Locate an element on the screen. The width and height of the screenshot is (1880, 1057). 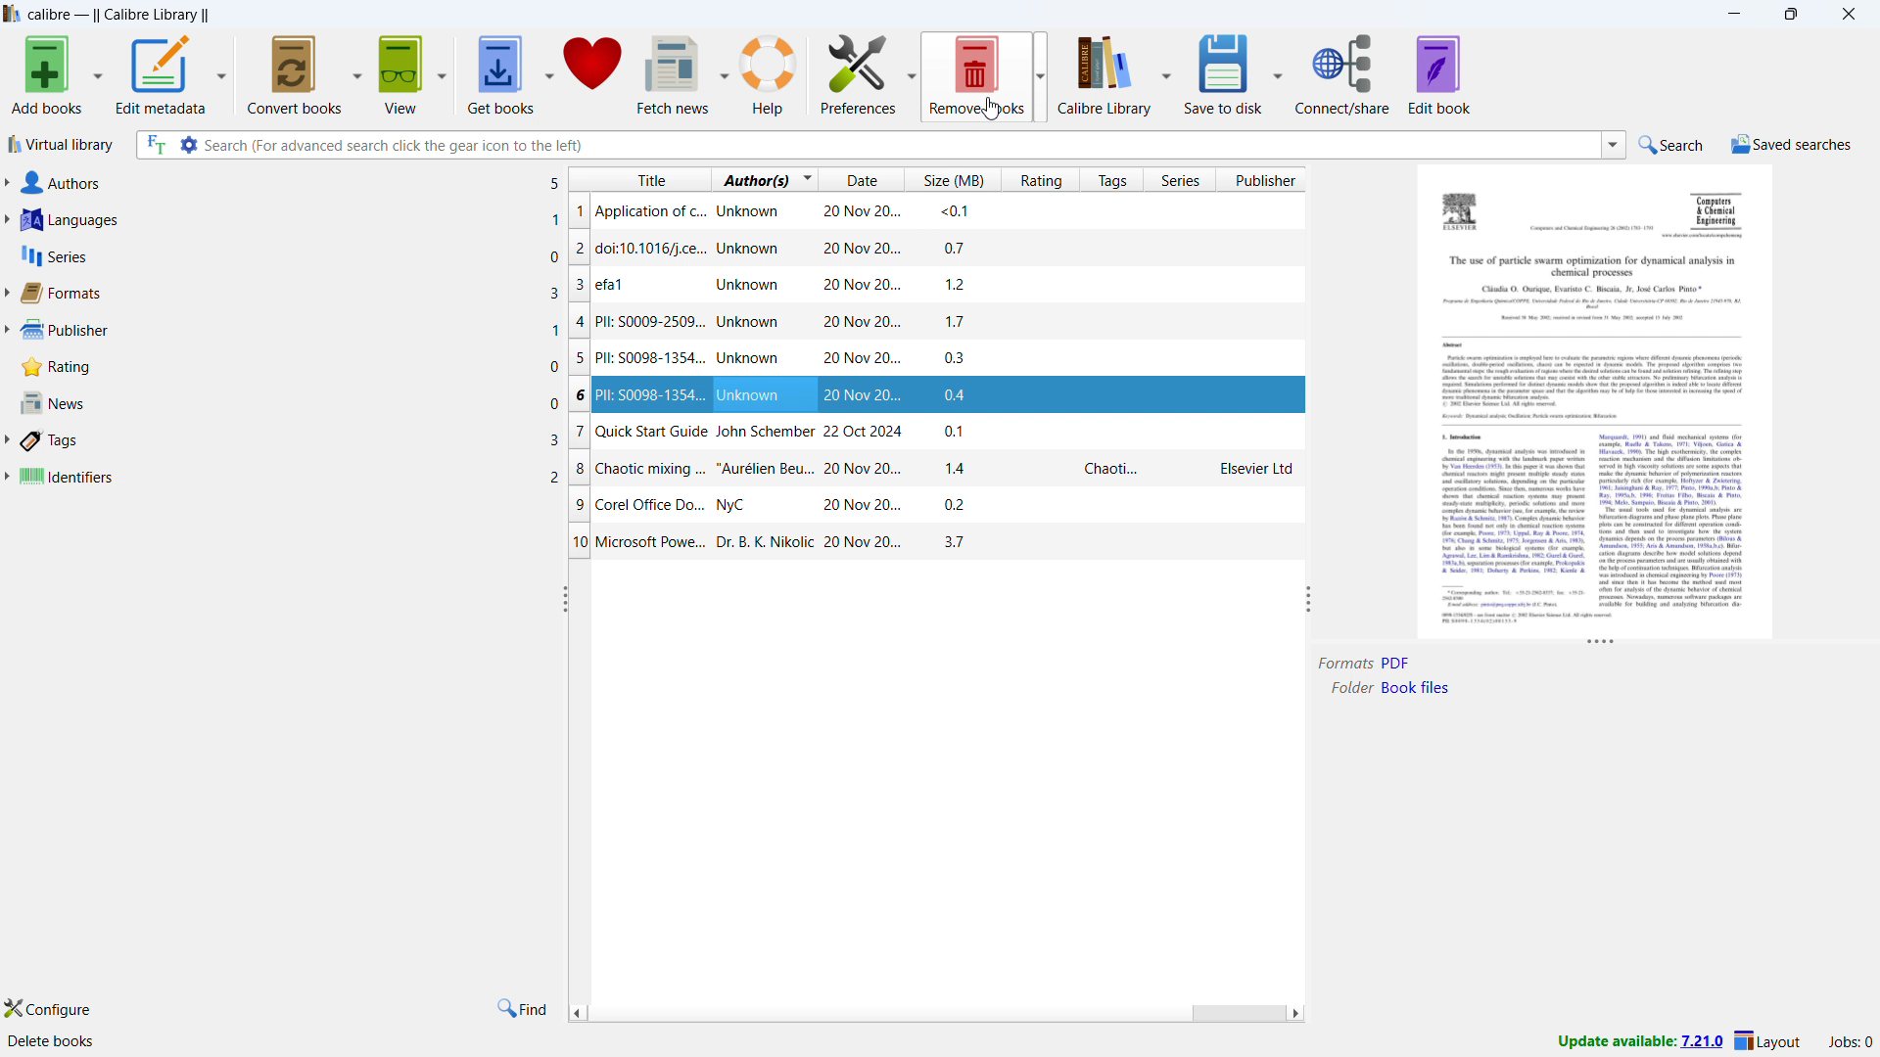
add books options is located at coordinates (98, 73).